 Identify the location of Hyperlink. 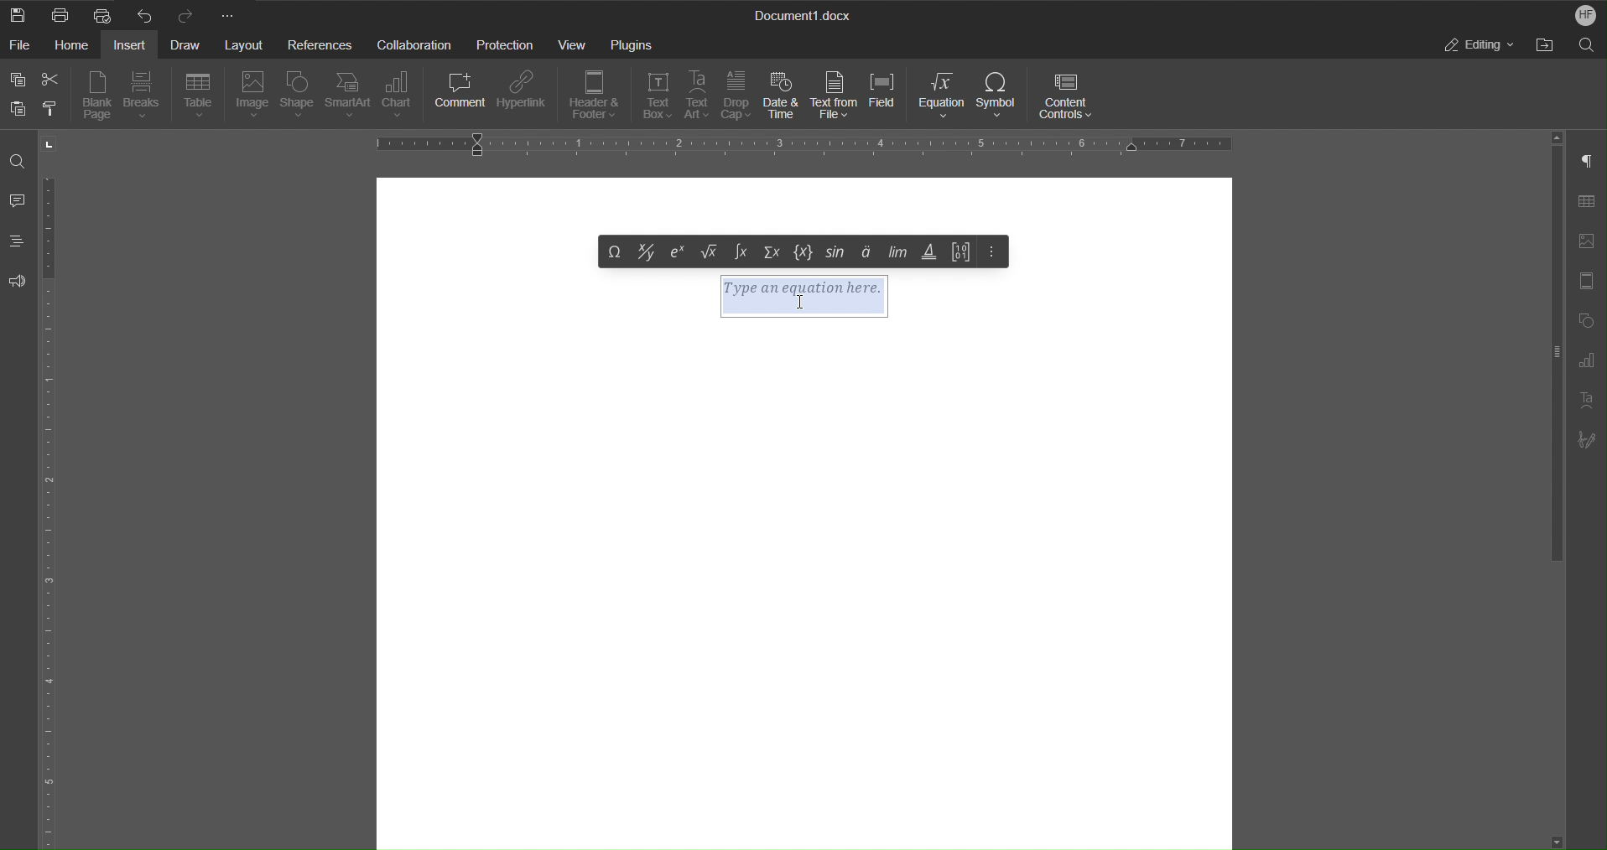
(526, 96).